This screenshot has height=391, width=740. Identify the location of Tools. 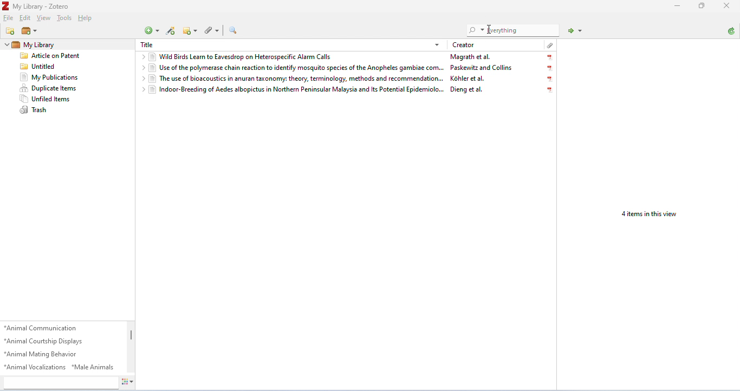
(65, 17).